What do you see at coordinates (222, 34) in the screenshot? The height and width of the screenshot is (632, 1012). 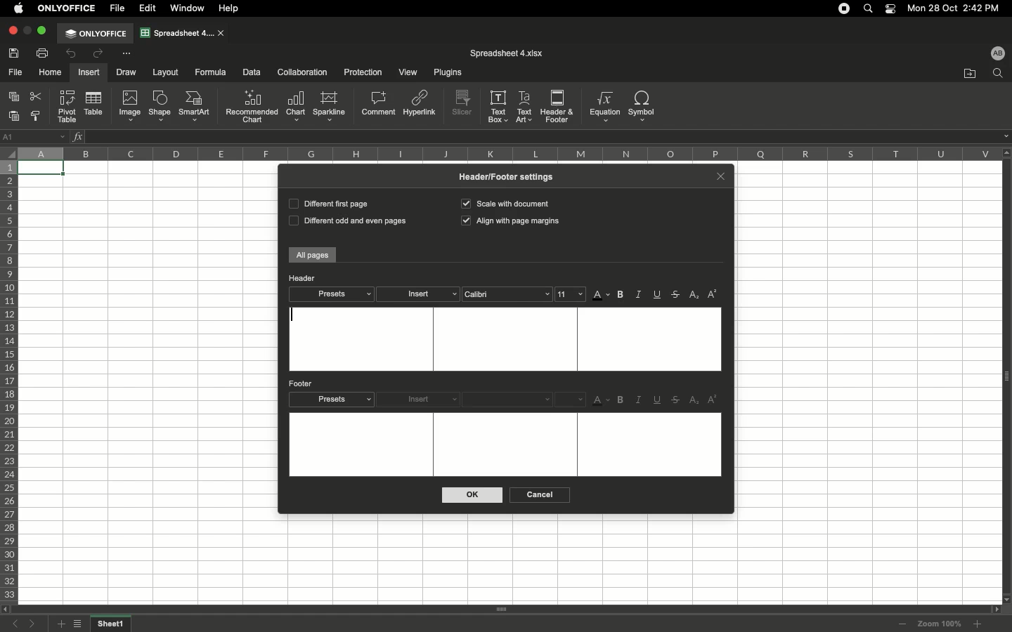 I see `close` at bounding box center [222, 34].